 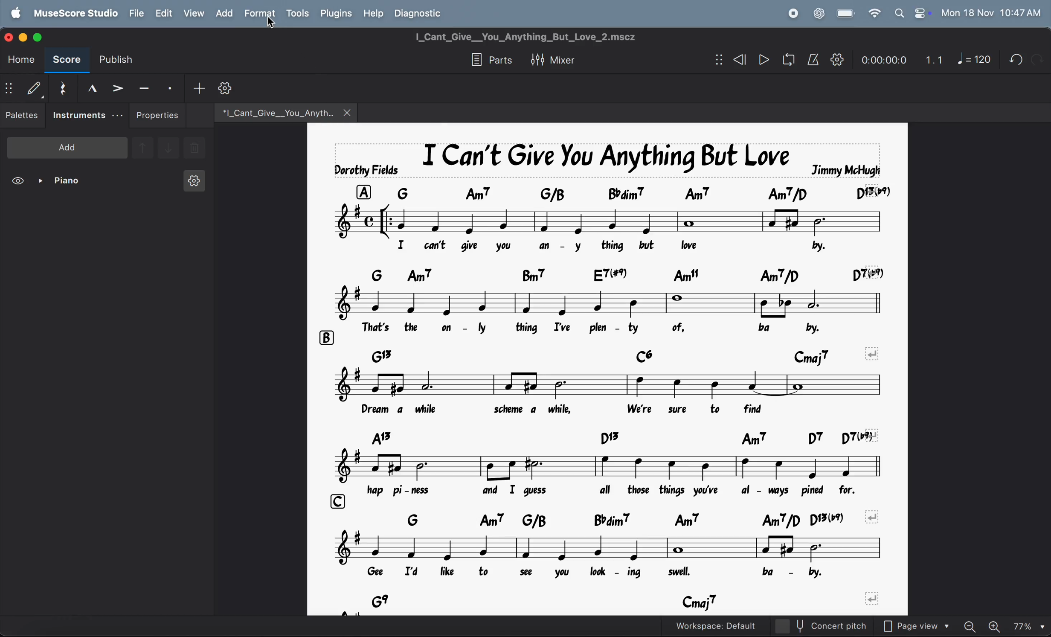 I want to click on chord symbols, so click(x=643, y=192).